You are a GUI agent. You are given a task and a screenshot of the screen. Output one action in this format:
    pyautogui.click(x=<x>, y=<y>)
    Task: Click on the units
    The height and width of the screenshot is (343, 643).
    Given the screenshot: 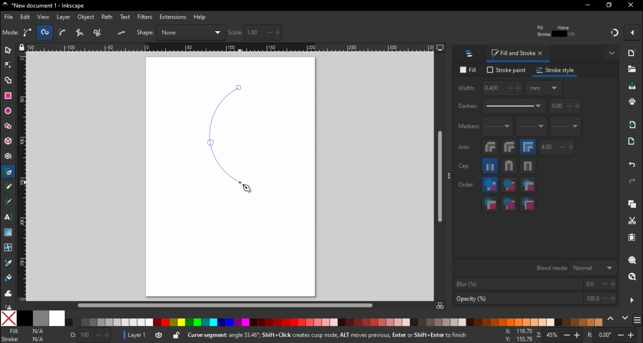 What is the action you would take?
    pyautogui.click(x=545, y=90)
    